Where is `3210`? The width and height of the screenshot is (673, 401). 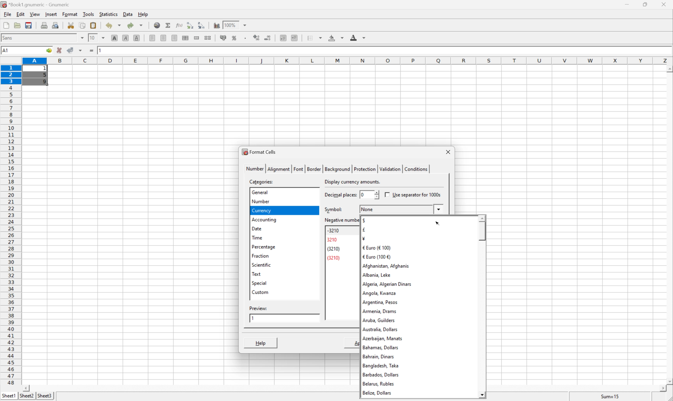 3210 is located at coordinates (333, 240).